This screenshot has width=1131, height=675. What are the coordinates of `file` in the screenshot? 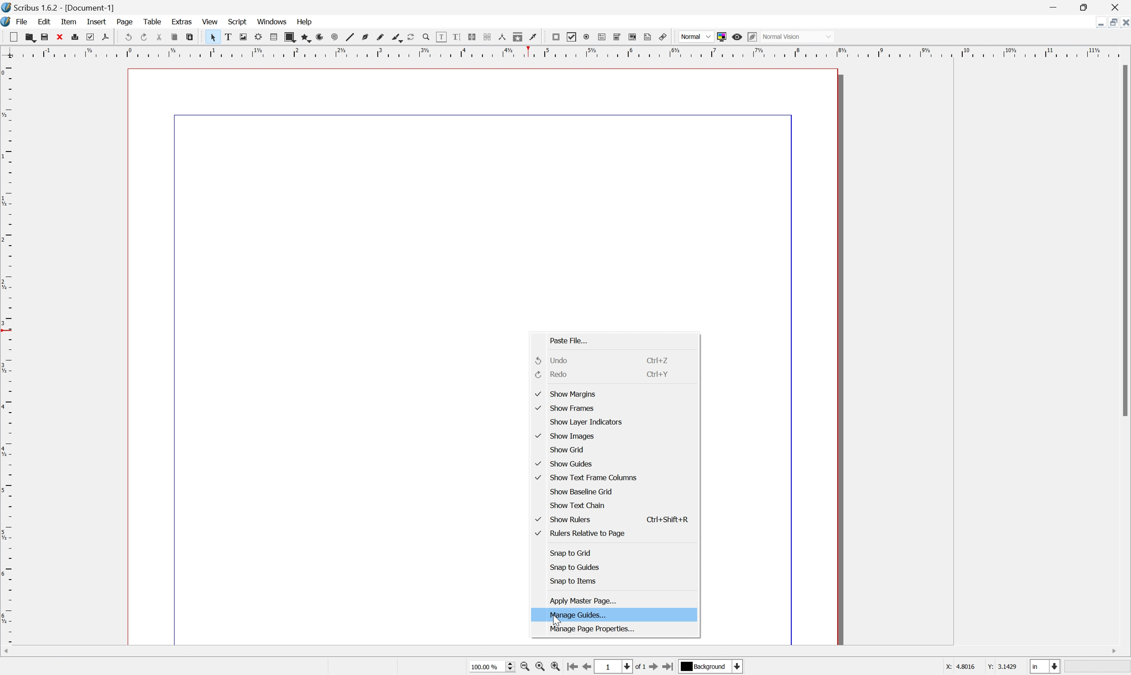 It's located at (22, 22).